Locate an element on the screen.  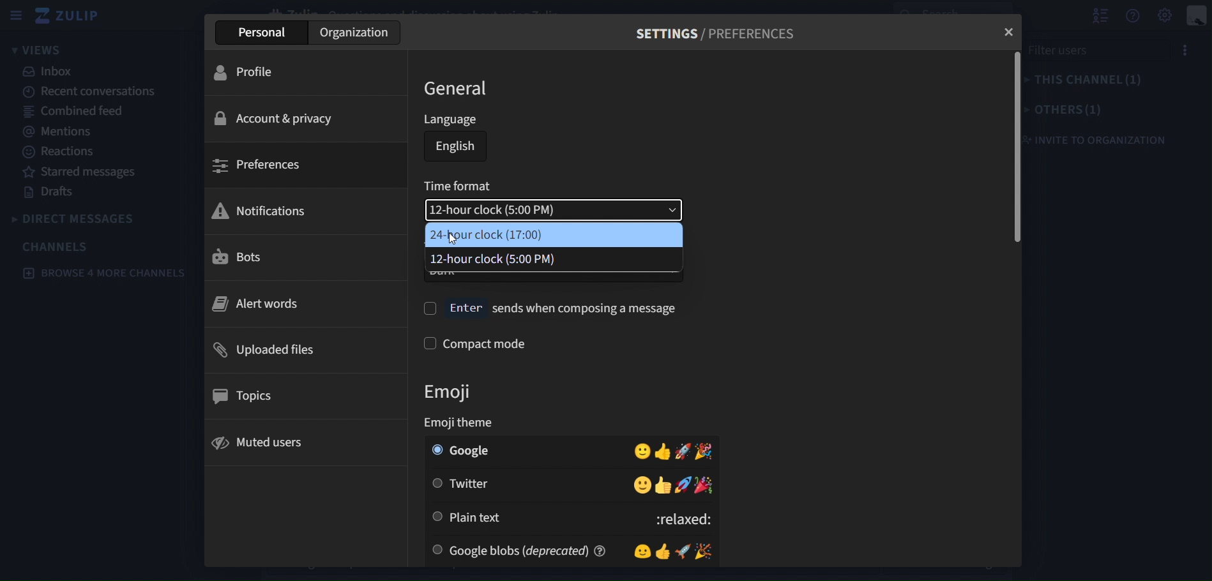
language is located at coordinates (454, 119).